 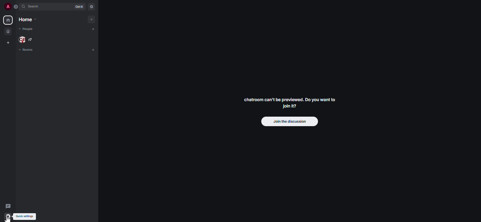 I want to click on people, so click(x=26, y=29).